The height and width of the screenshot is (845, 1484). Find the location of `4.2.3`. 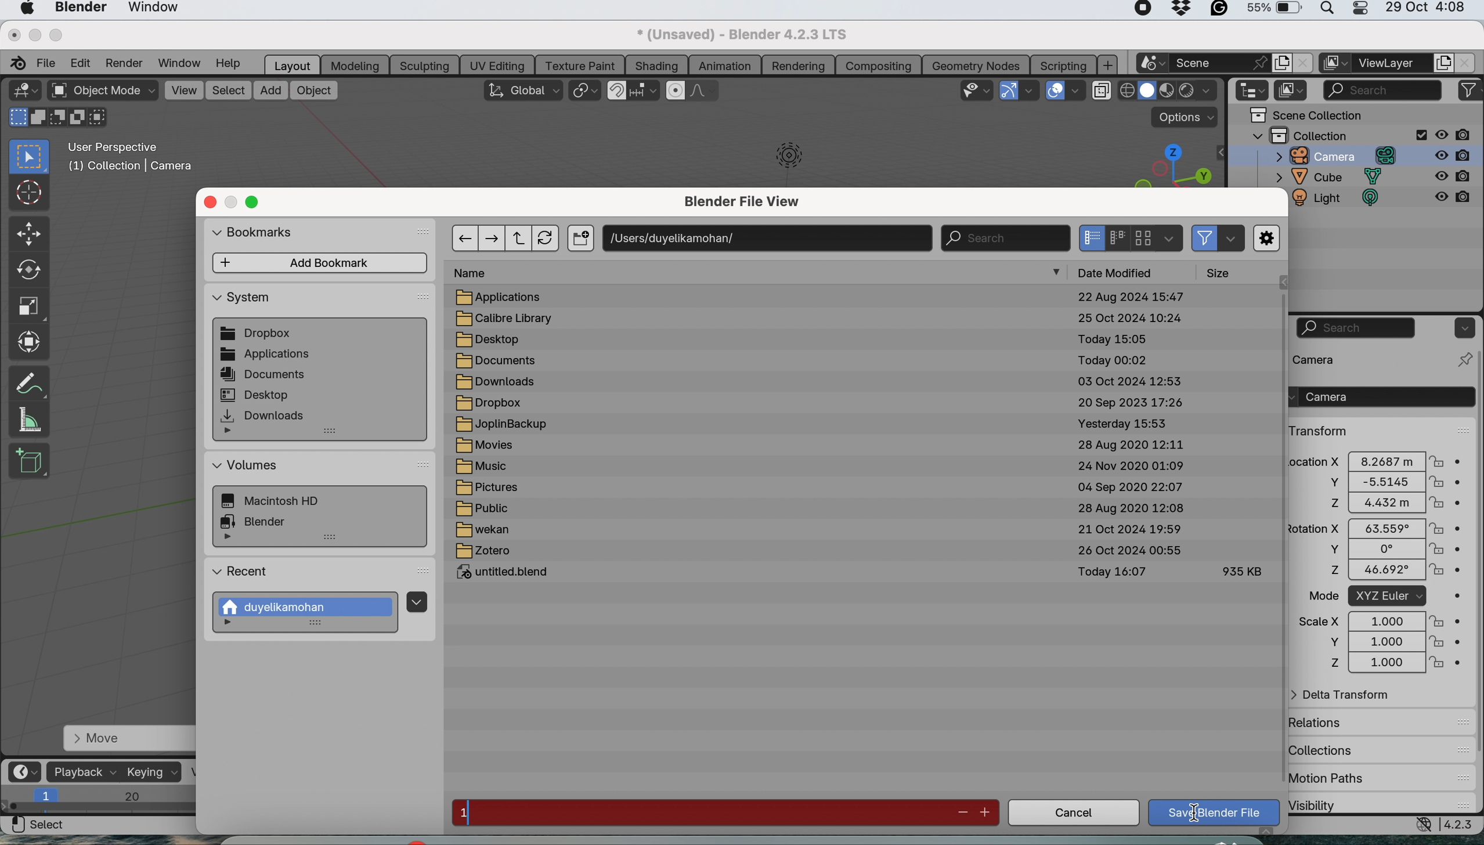

4.2.3 is located at coordinates (1461, 825).